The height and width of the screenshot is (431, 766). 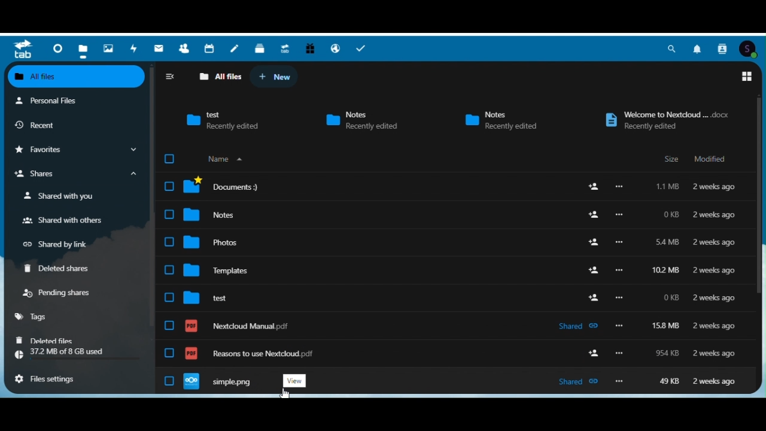 I want to click on Tags, so click(x=41, y=317).